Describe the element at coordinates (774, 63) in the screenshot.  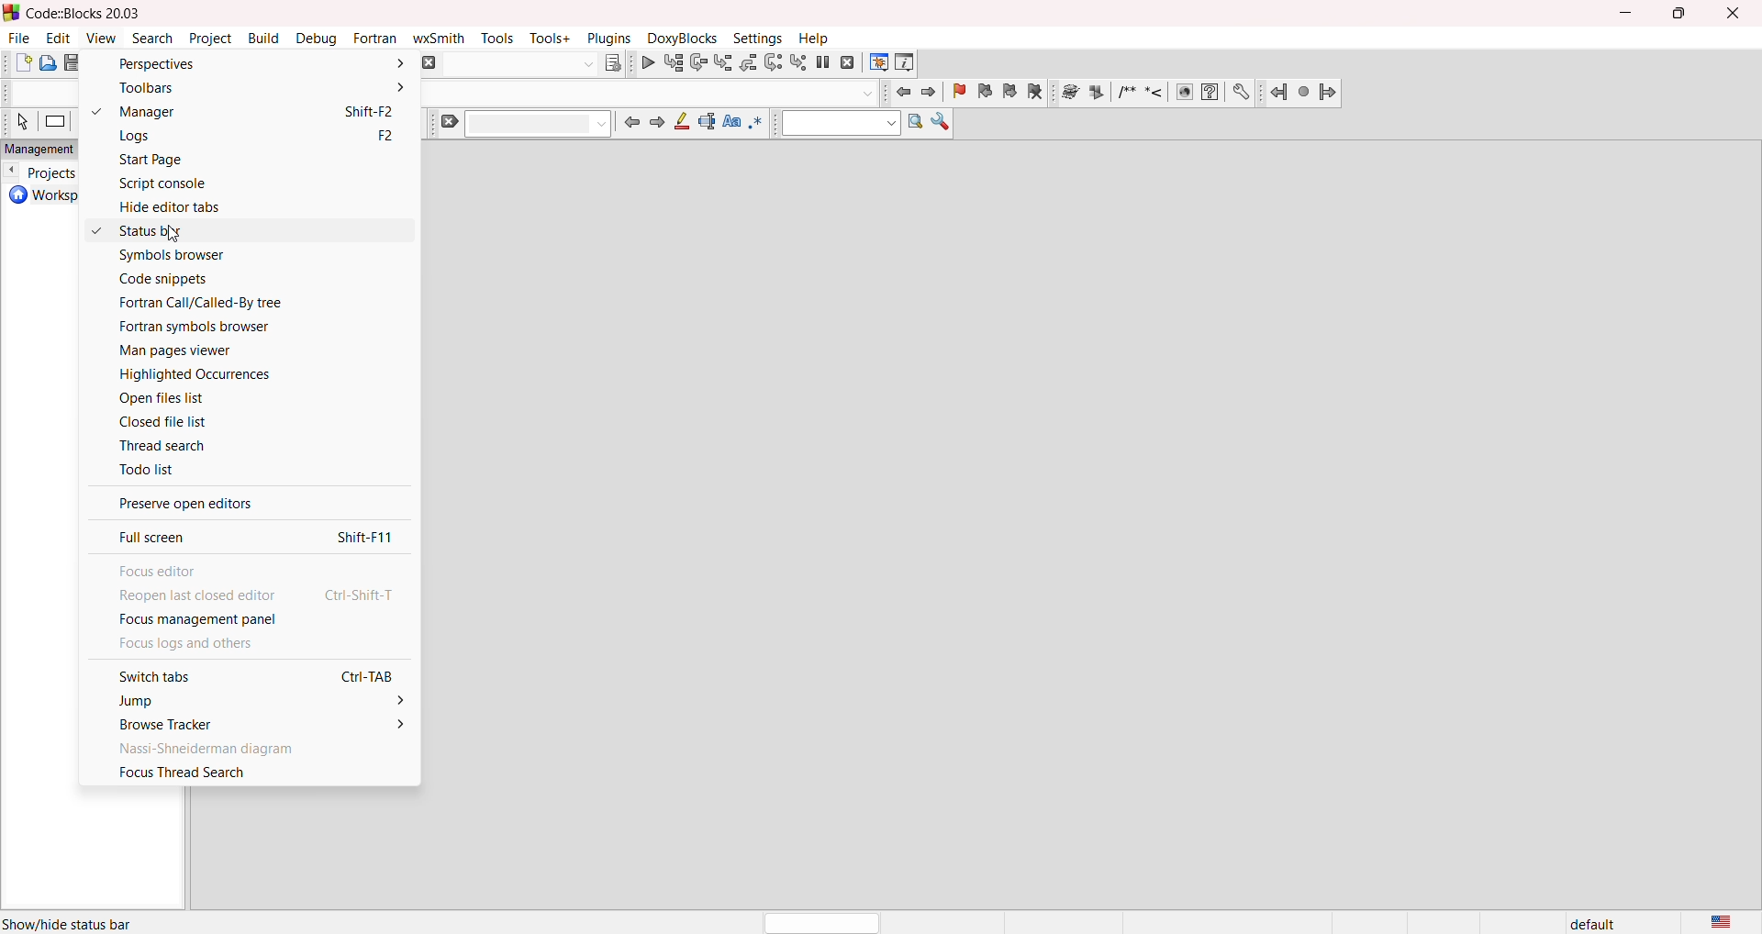
I see `next instruction` at that location.